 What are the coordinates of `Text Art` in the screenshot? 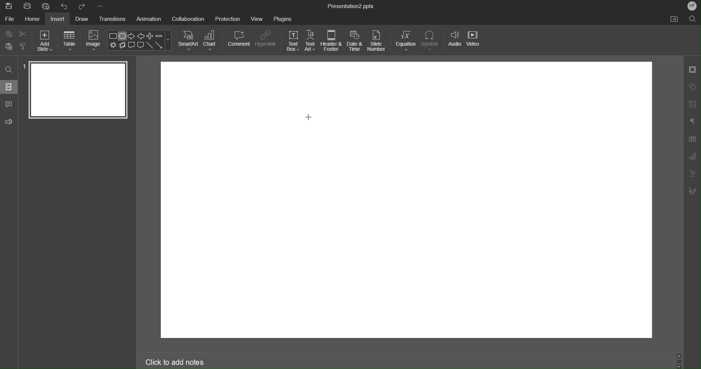 It's located at (311, 41).